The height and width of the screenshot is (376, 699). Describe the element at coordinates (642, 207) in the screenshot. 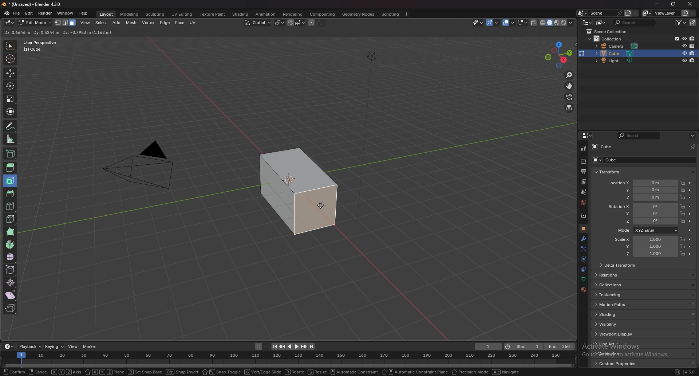

I see `rotation x` at that location.